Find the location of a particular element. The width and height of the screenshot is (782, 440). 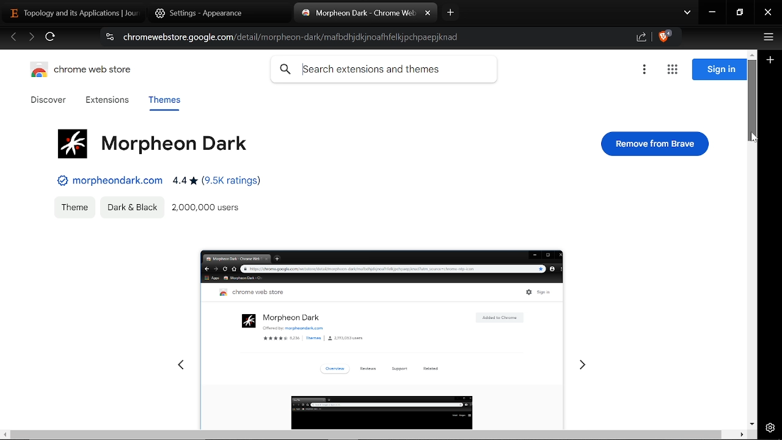

Extensions is located at coordinates (107, 101).